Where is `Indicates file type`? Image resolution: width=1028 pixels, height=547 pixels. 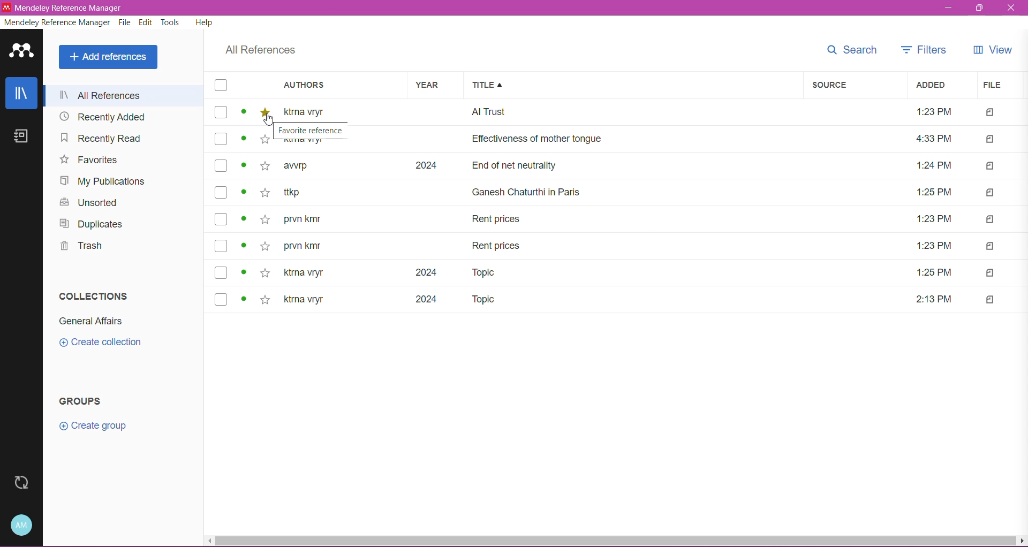 Indicates file type is located at coordinates (991, 246).